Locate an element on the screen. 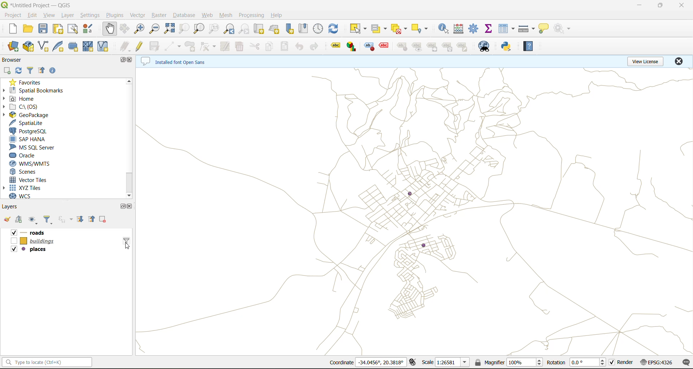 This screenshot has height=369, width=693. layers is located at coordinates (37, 241).